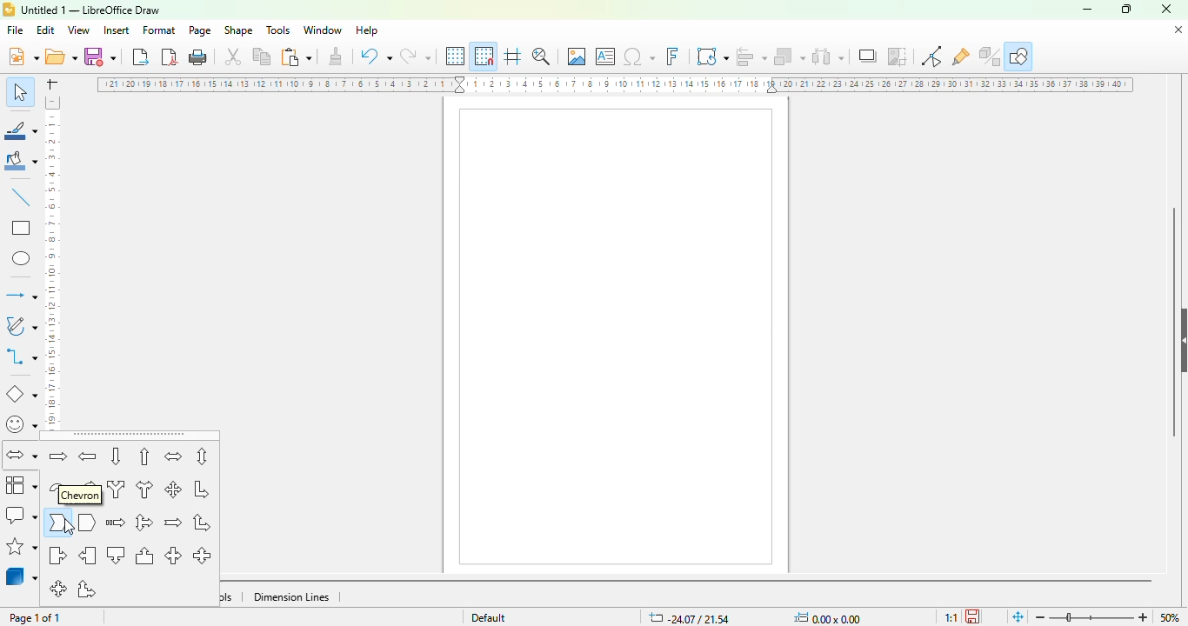 This screenshot has width=1188, height=626. I want to click on chevron, so click(79, 494).